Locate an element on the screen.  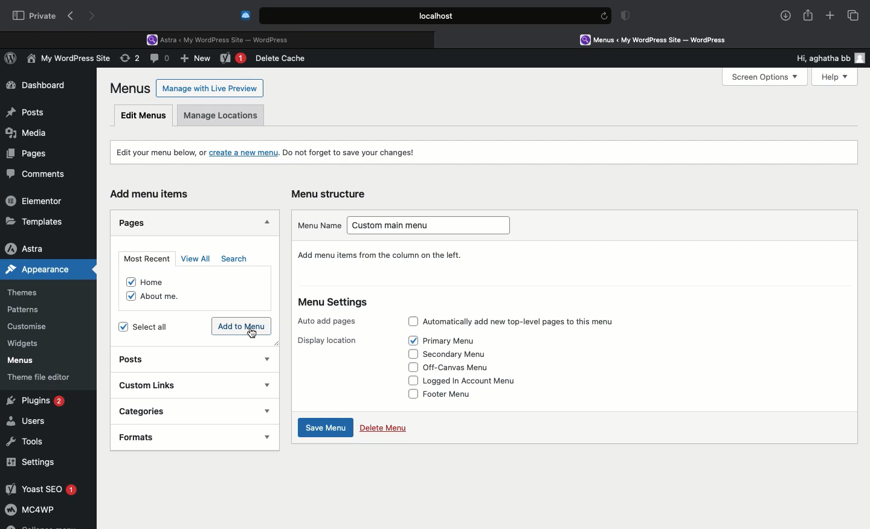
show is located at coordinates (266, 385).